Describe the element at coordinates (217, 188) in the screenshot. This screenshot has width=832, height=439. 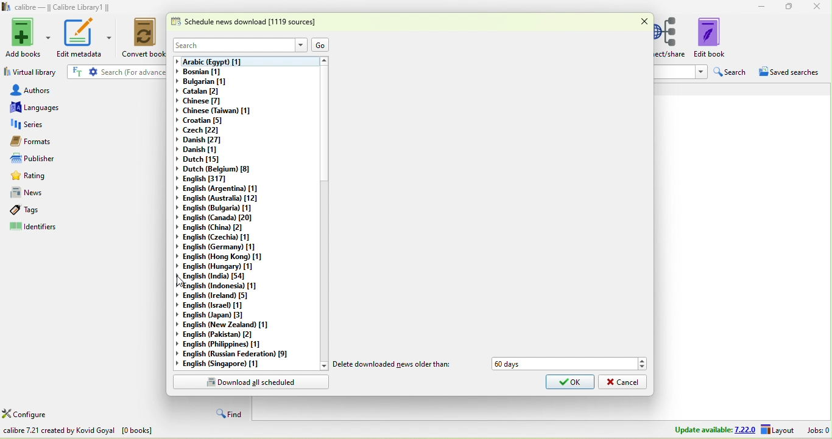
I see `english (argentina)[1]` at that location.